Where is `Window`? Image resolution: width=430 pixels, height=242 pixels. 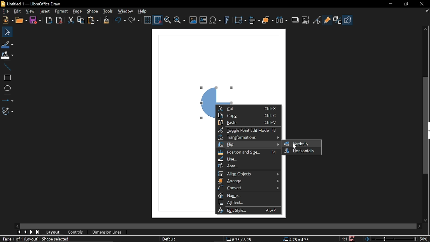 Window is located at coordinates (126, 11).